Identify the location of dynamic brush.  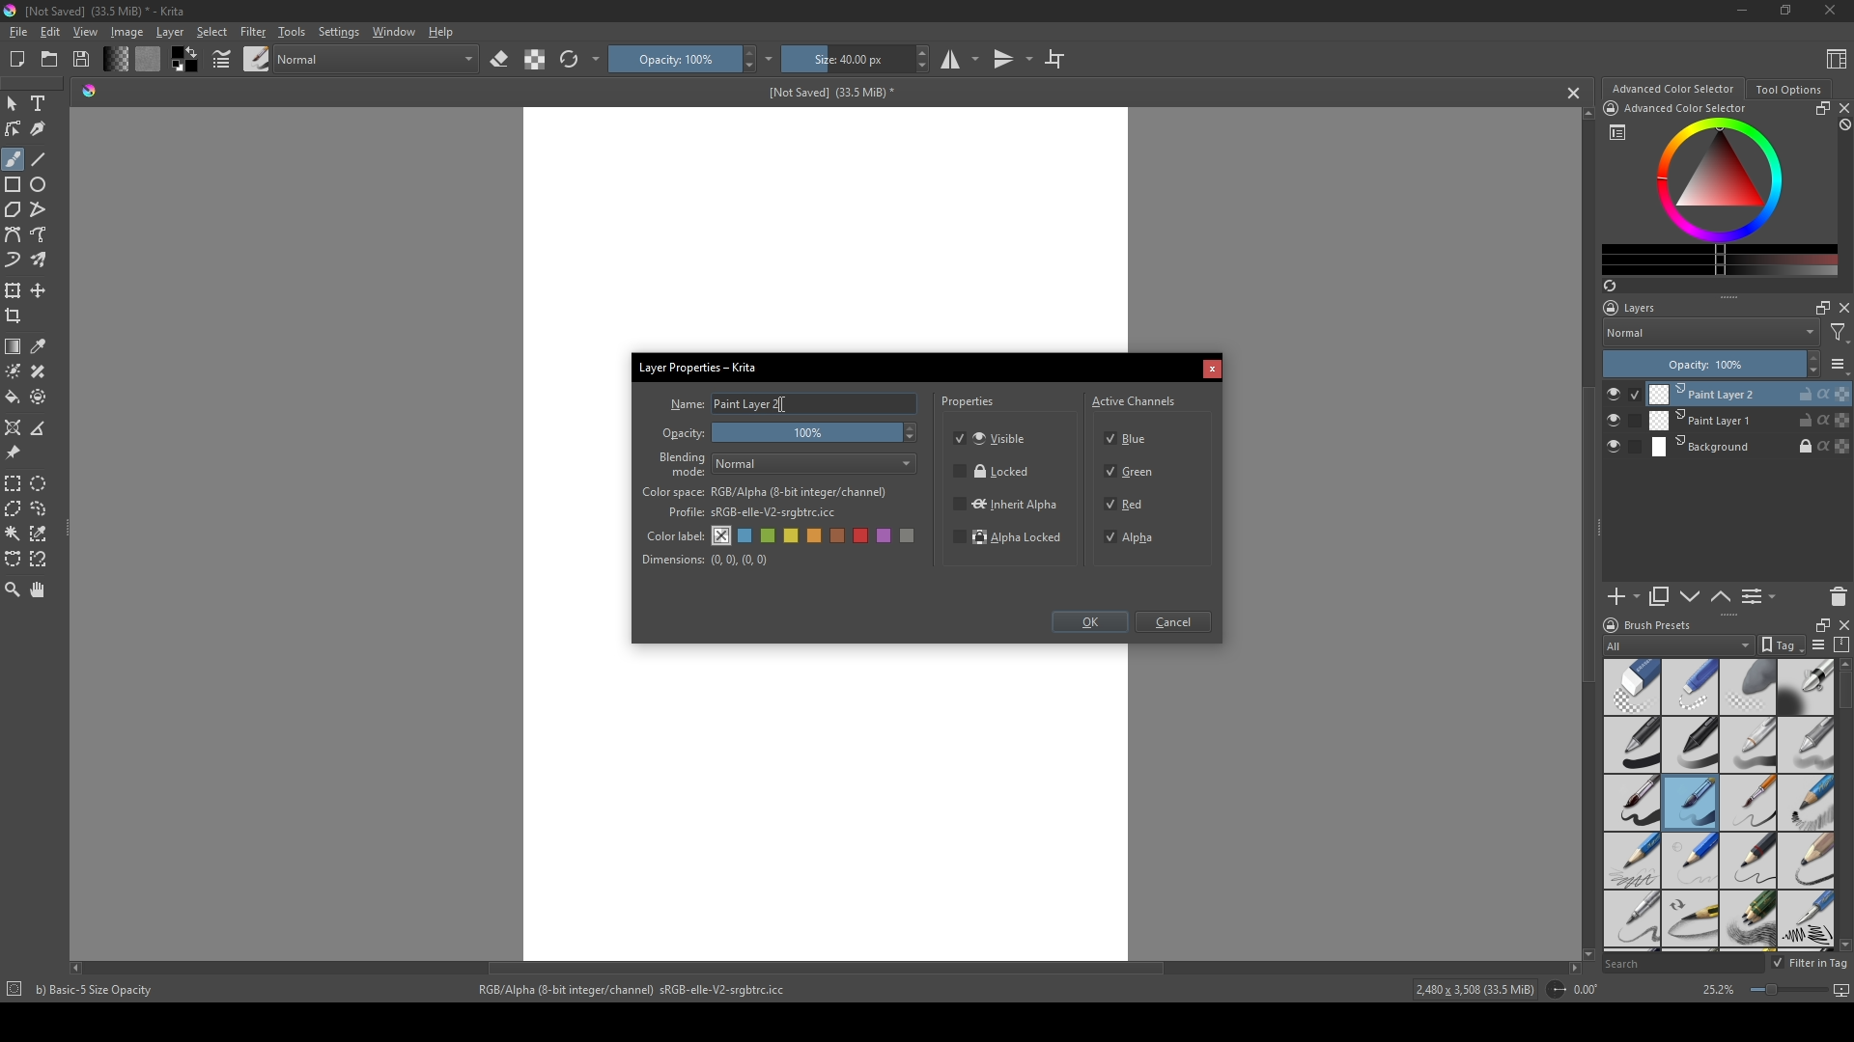
(14, 261).